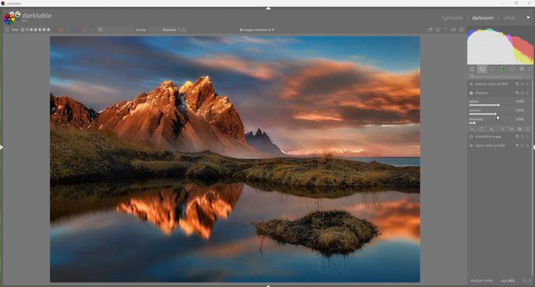  I want to click on close, so click(472, 129).